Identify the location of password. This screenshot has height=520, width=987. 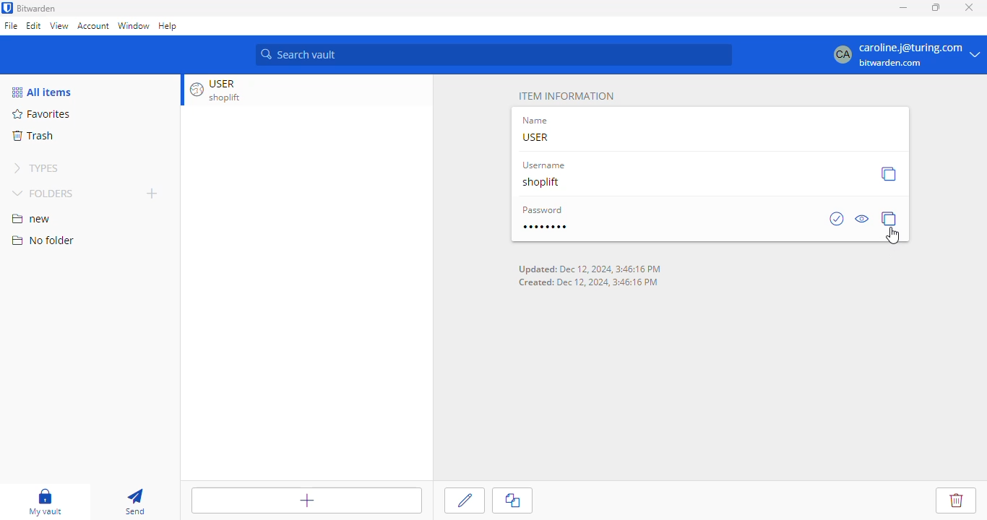
(544, 227).